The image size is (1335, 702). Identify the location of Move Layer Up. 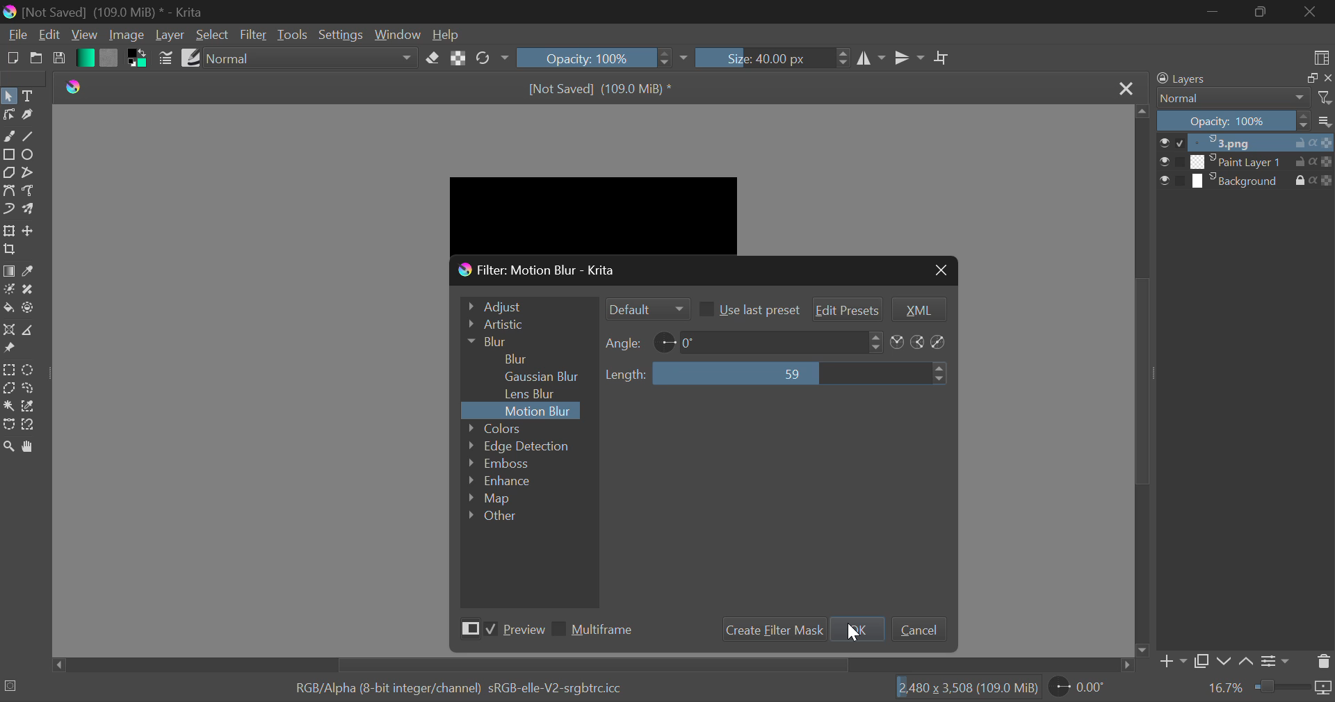
(1247, 659).